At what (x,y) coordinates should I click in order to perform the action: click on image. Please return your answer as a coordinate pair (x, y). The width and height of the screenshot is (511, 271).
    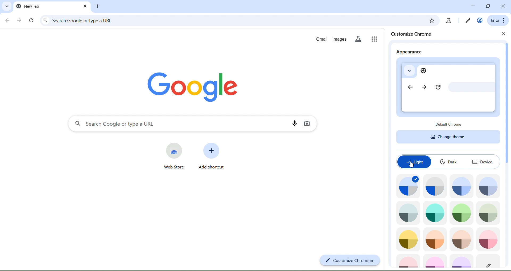
    Looking at the image, I should click on (462, 212).